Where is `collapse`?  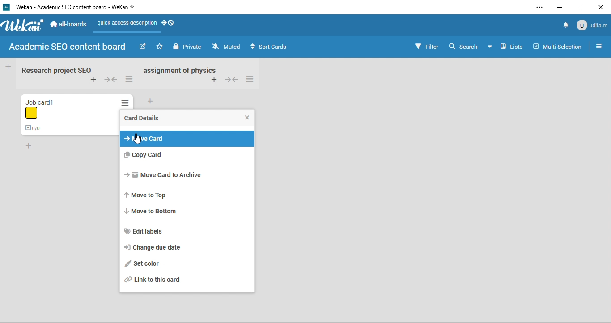
collapse is located at coordinates (233, 80).